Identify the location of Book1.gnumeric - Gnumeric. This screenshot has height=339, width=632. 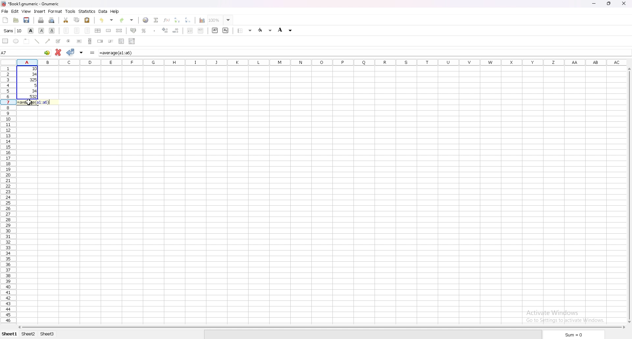
(35, 4).